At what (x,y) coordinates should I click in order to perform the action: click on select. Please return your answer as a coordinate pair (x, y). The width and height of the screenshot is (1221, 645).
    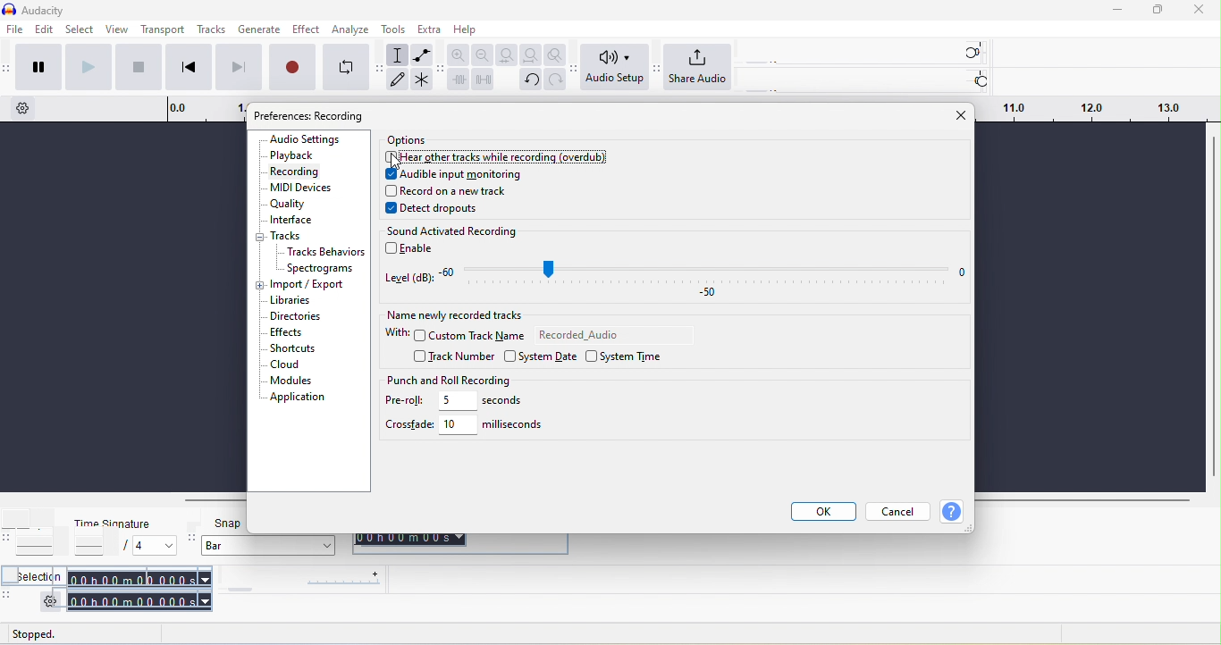
    Looking at the image, I should click on (79, 29).